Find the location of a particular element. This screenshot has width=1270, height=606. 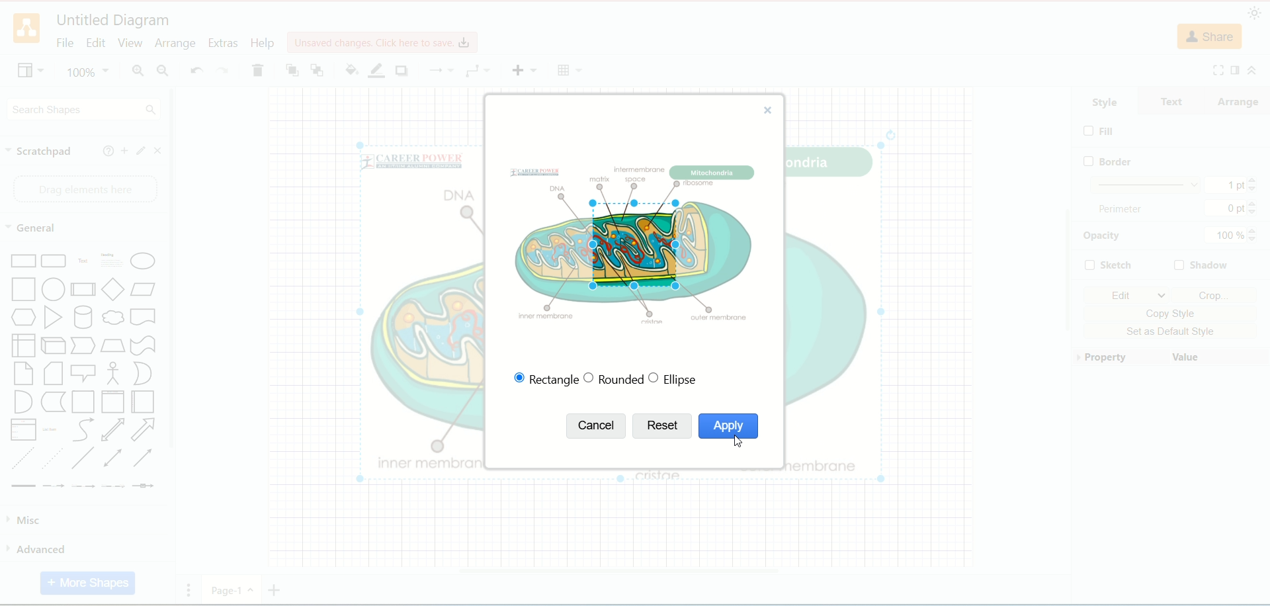

Cylinder is located at coordinates (85, 319).